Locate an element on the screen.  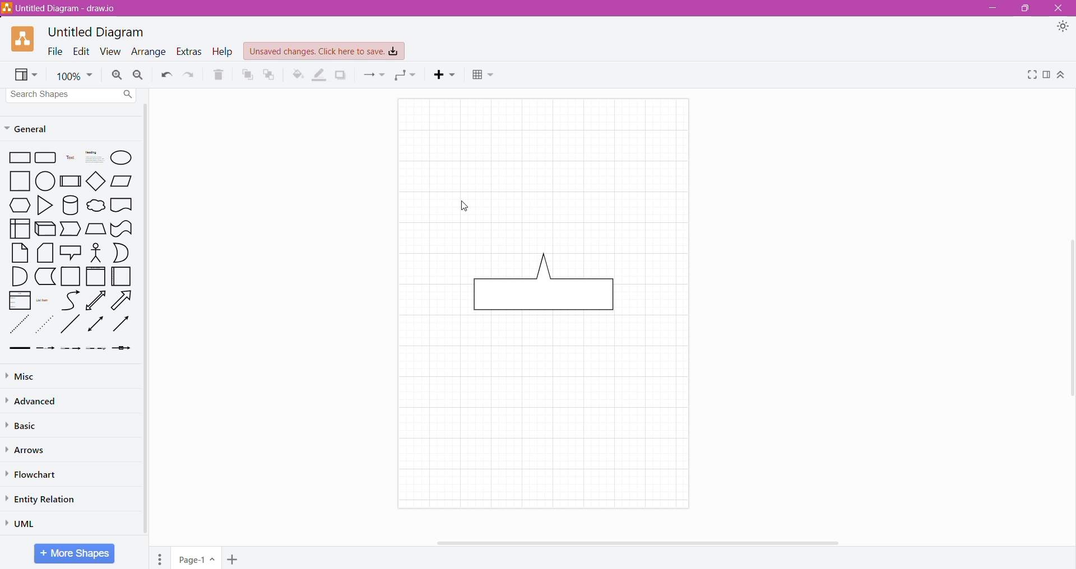
Line Color is located at coordinates (319, 74).